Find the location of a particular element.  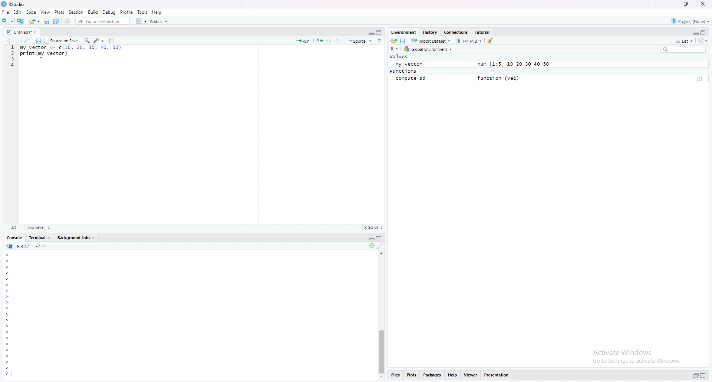

RStudio logo is located at coordinates (9, 32).